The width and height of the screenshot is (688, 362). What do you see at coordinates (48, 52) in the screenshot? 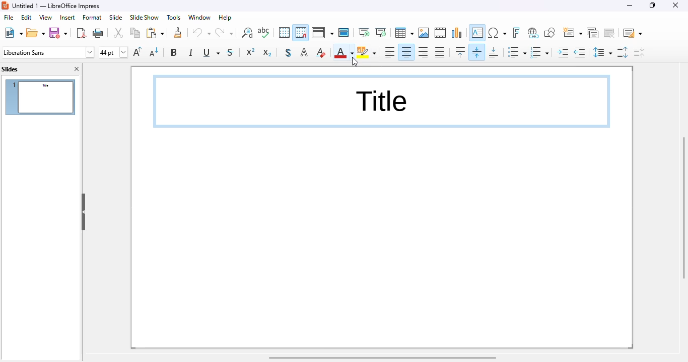
I see `font name` at bounding box center [48, 52].